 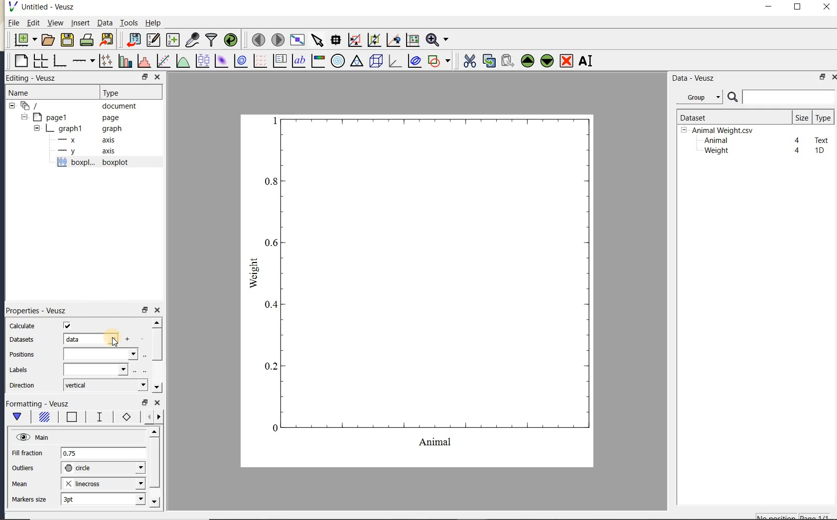 What do you see at coordinates (827, 7) in the screenshot?
I see `close` at bounding box center [827, 7].